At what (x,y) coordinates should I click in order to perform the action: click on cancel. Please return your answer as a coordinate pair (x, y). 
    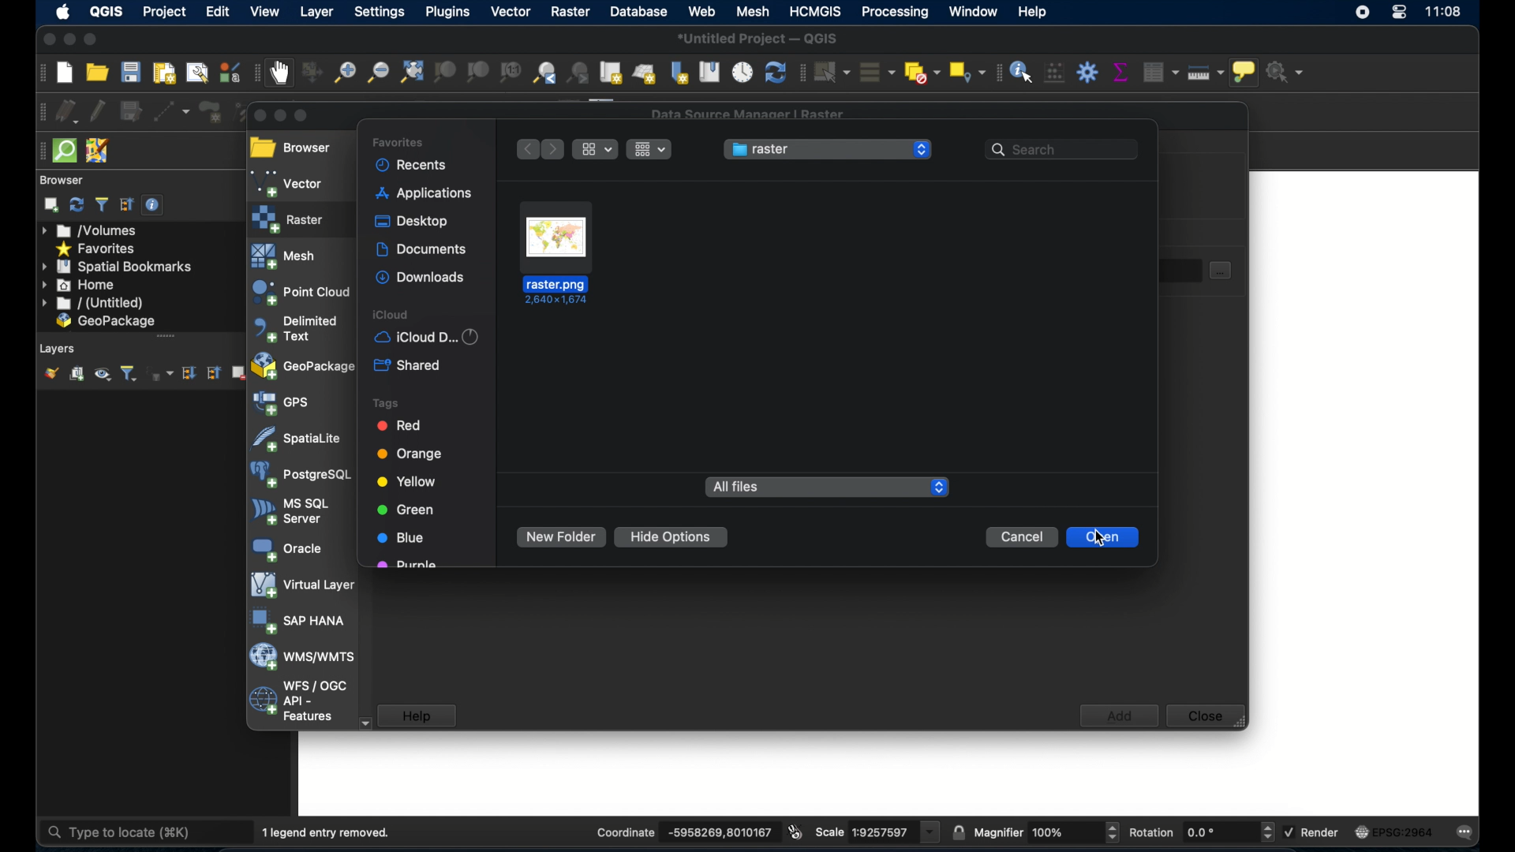
    Looking at the image, I should click on (1021, 537).